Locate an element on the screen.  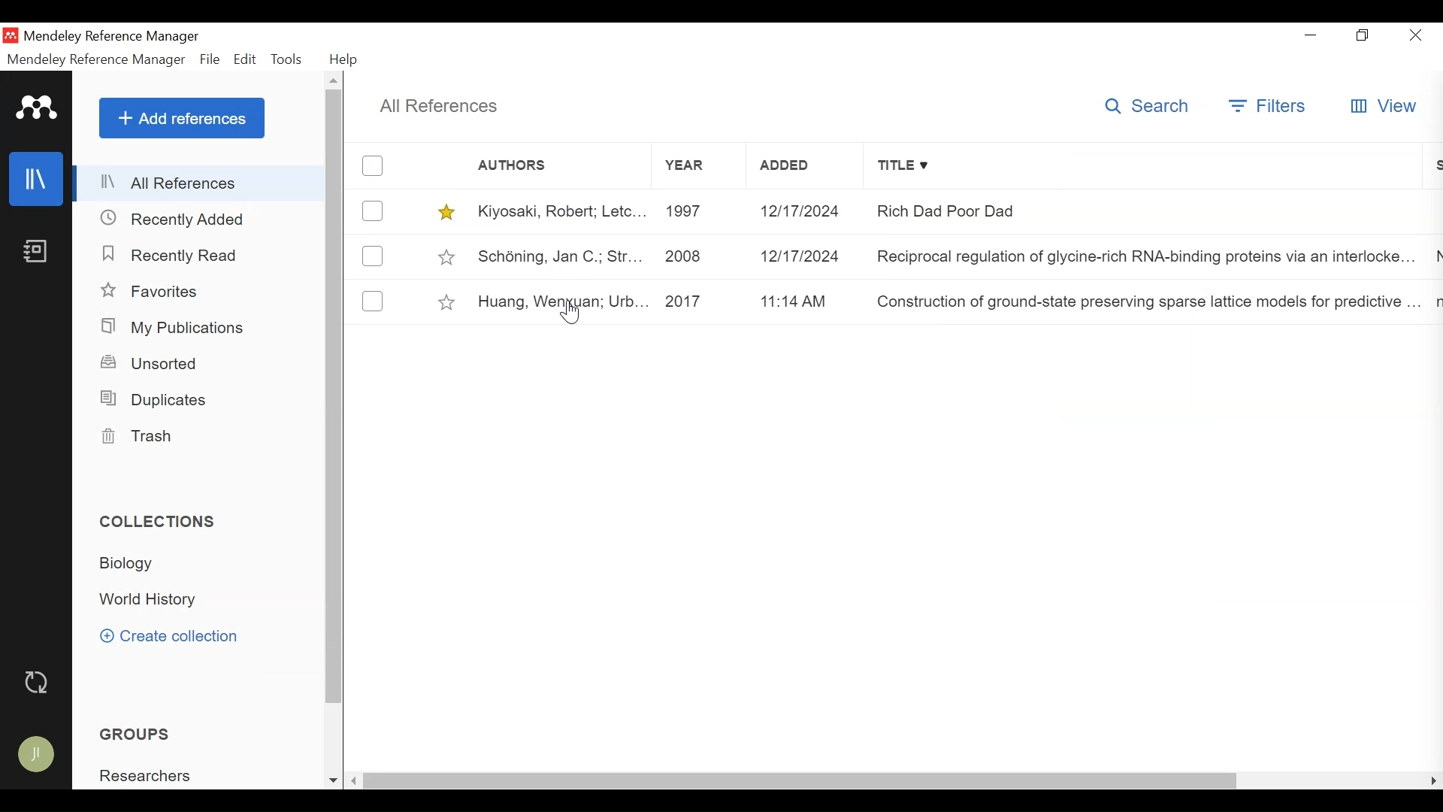
All References is located at coordinates (441, 107).